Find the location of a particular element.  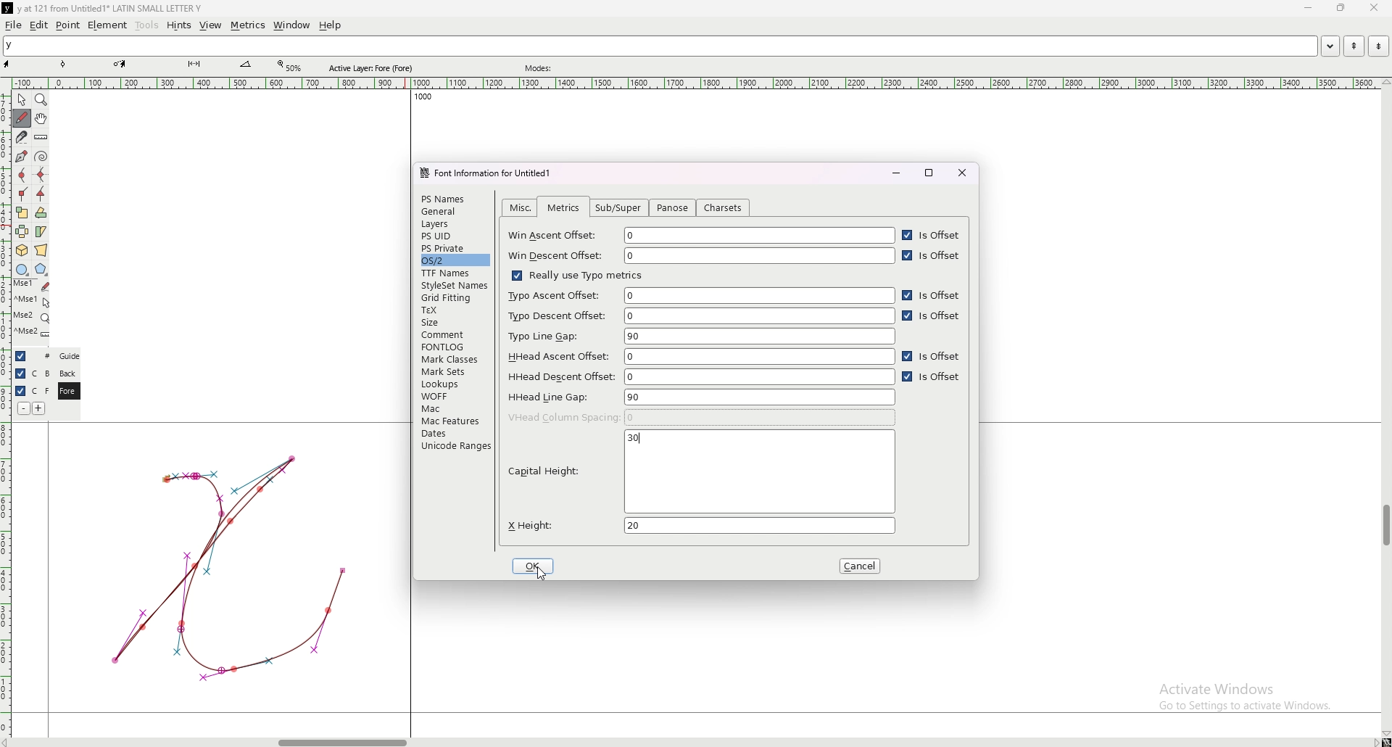

remove layer is located at coordinates (23, 408).